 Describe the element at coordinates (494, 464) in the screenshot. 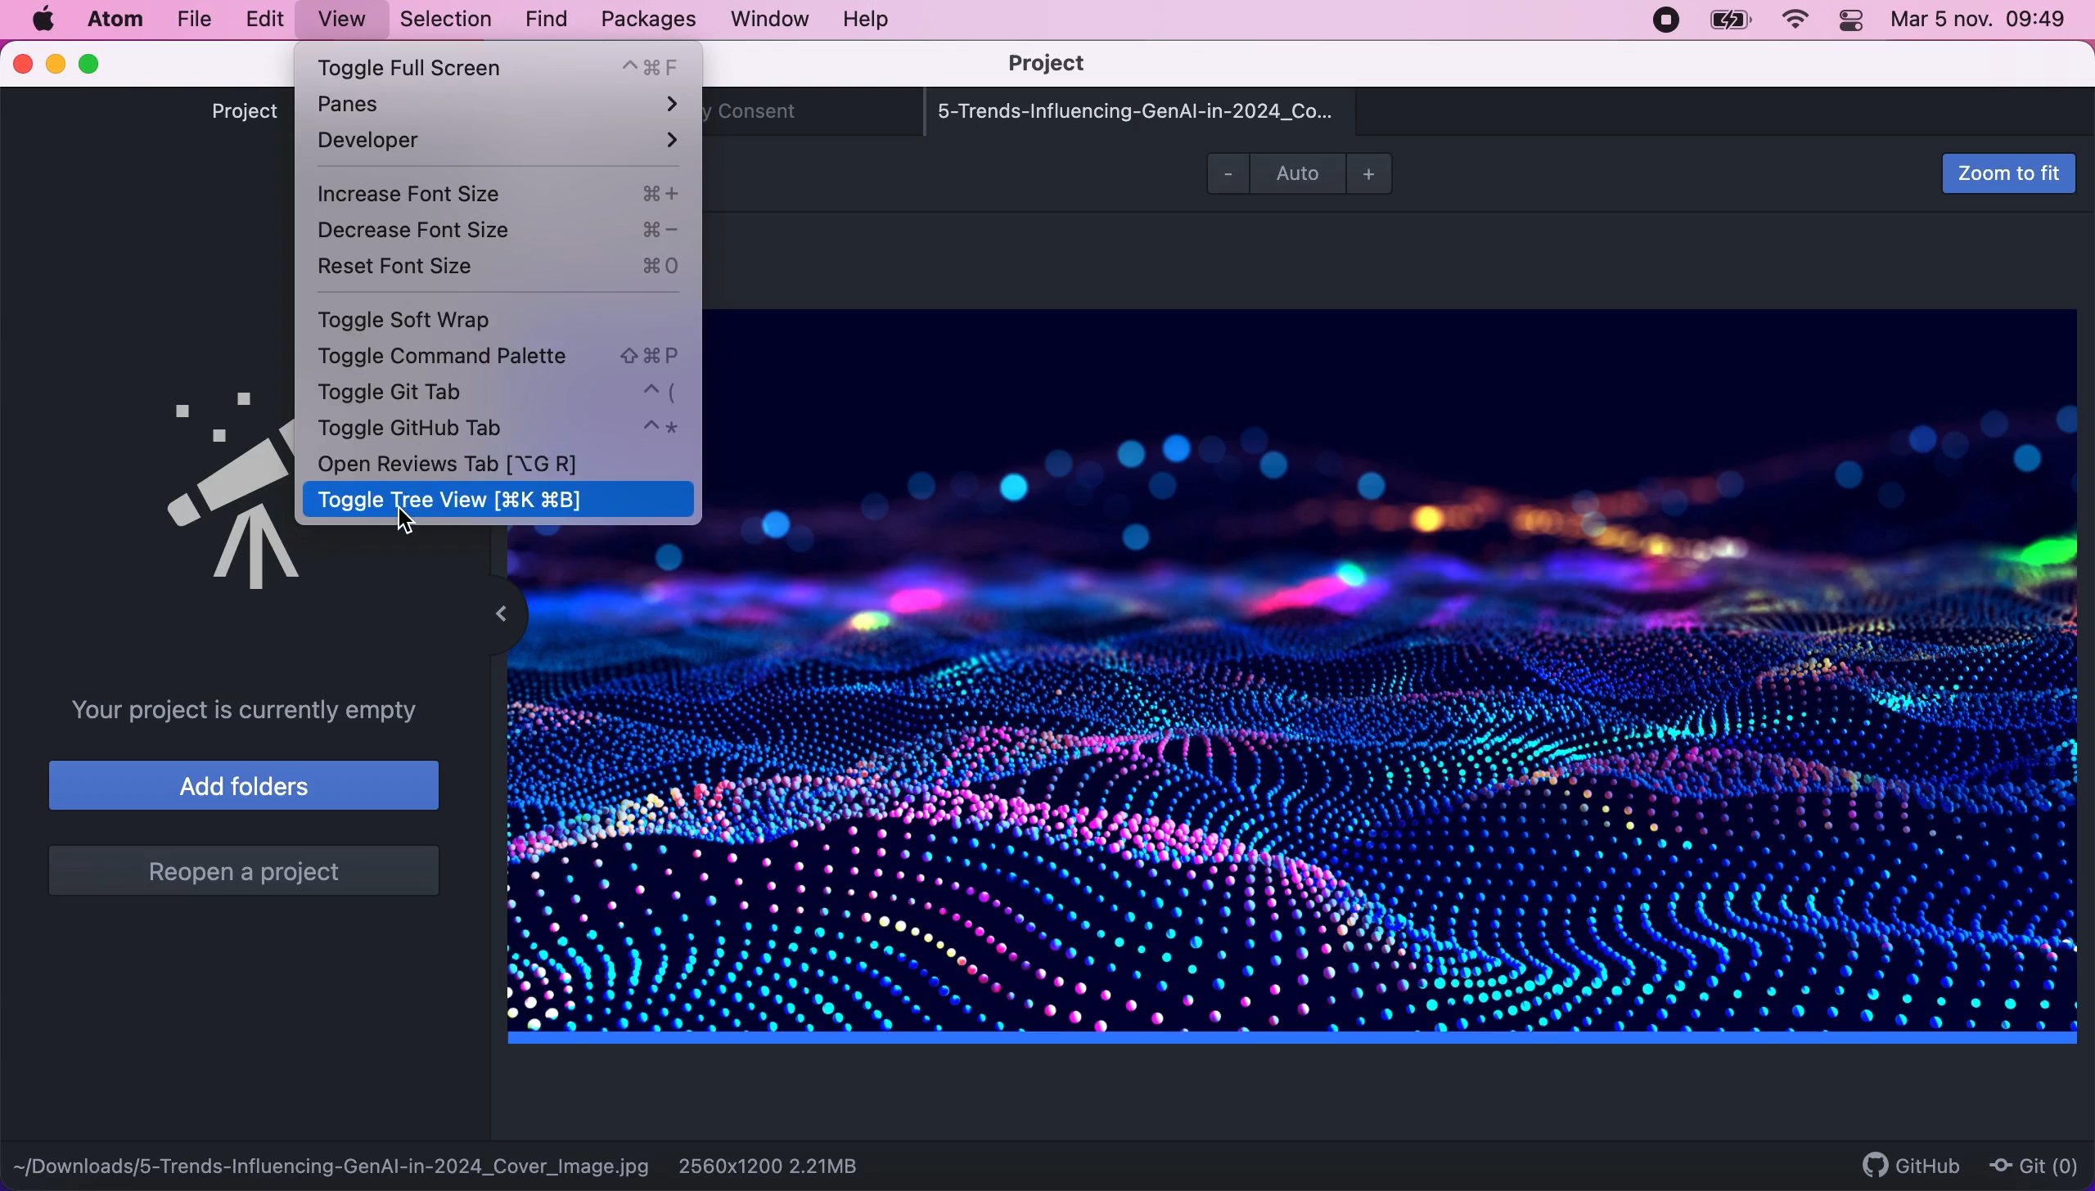

I see `open reviews tab` at that location.